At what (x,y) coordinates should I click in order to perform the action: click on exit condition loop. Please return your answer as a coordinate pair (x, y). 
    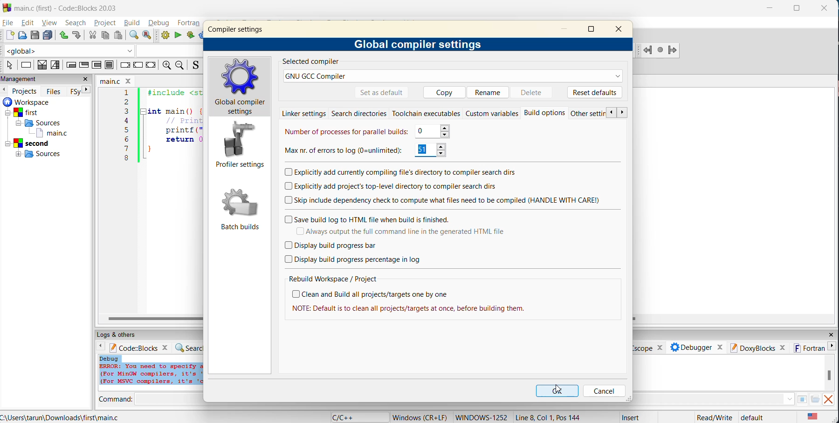
    Looking at the image, I should click on (84, 65).